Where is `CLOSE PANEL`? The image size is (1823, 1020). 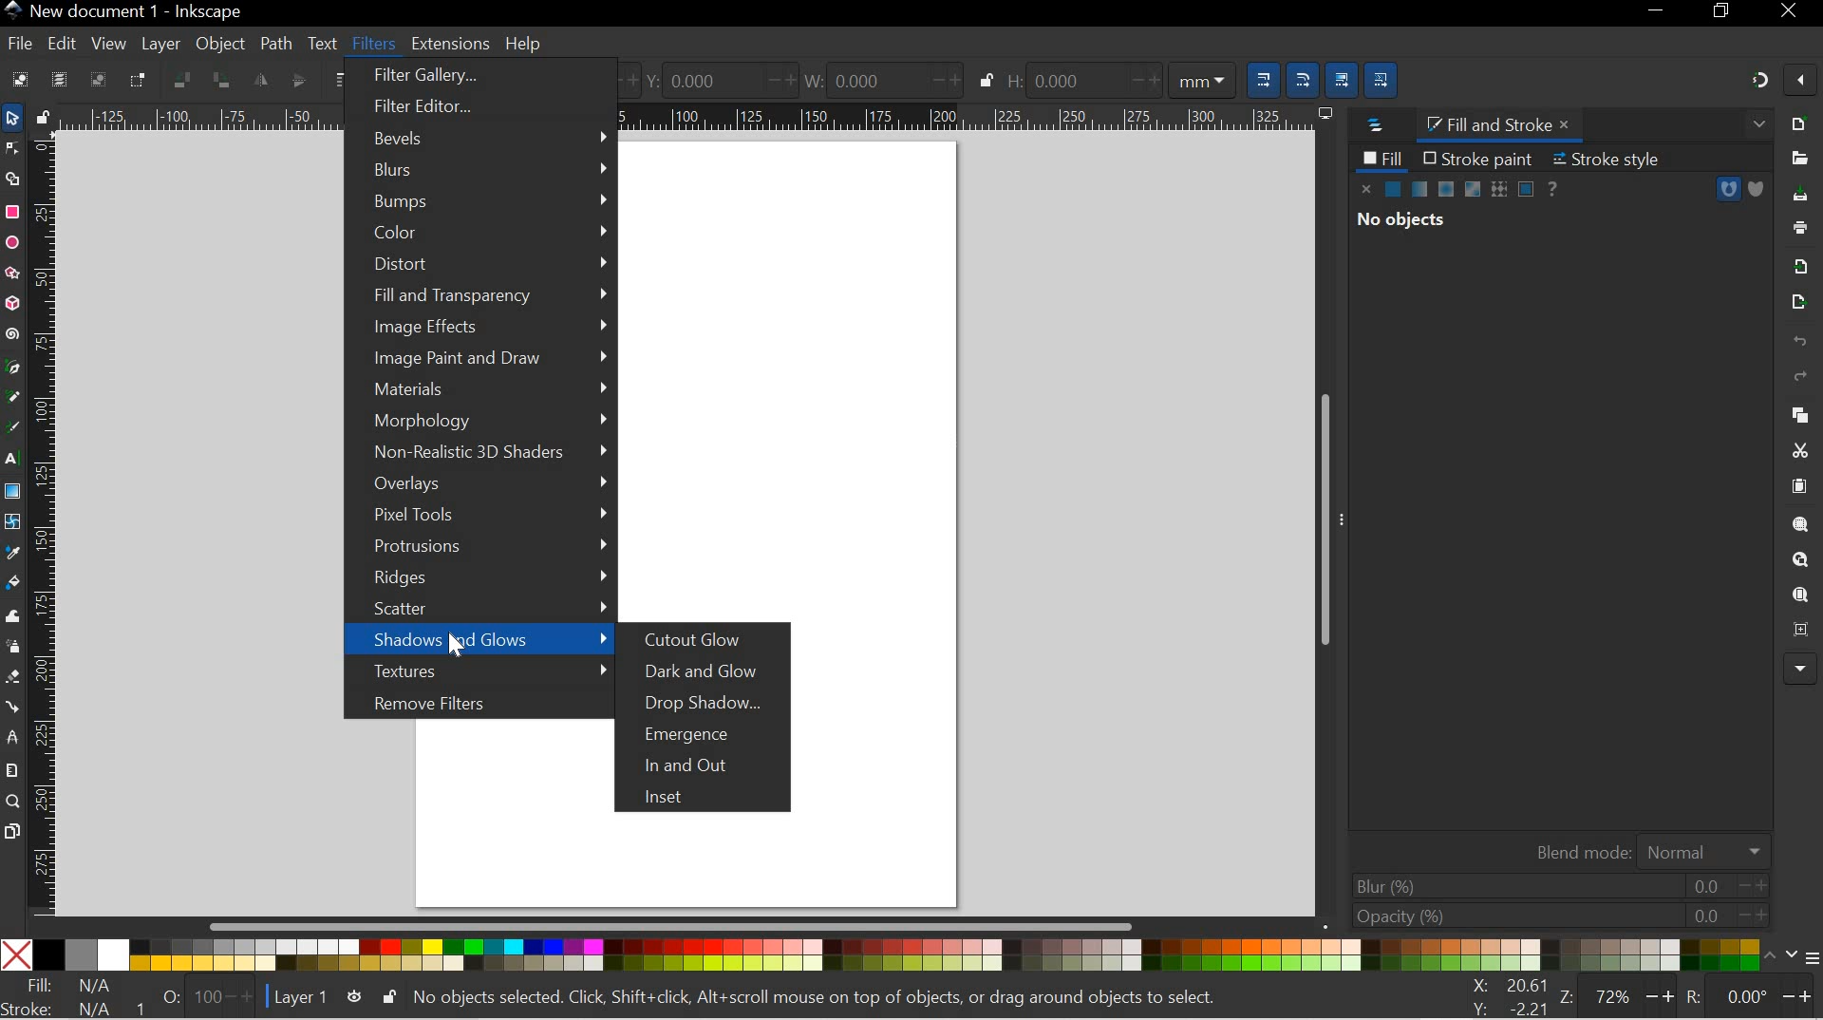
CLOSE PANEL is located at coordinates (1756, 126).